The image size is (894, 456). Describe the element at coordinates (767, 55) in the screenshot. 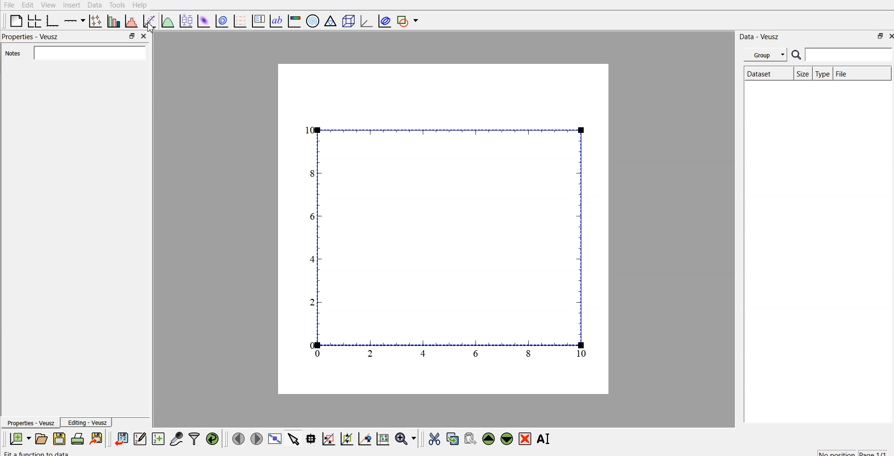

I see `group` at that location.